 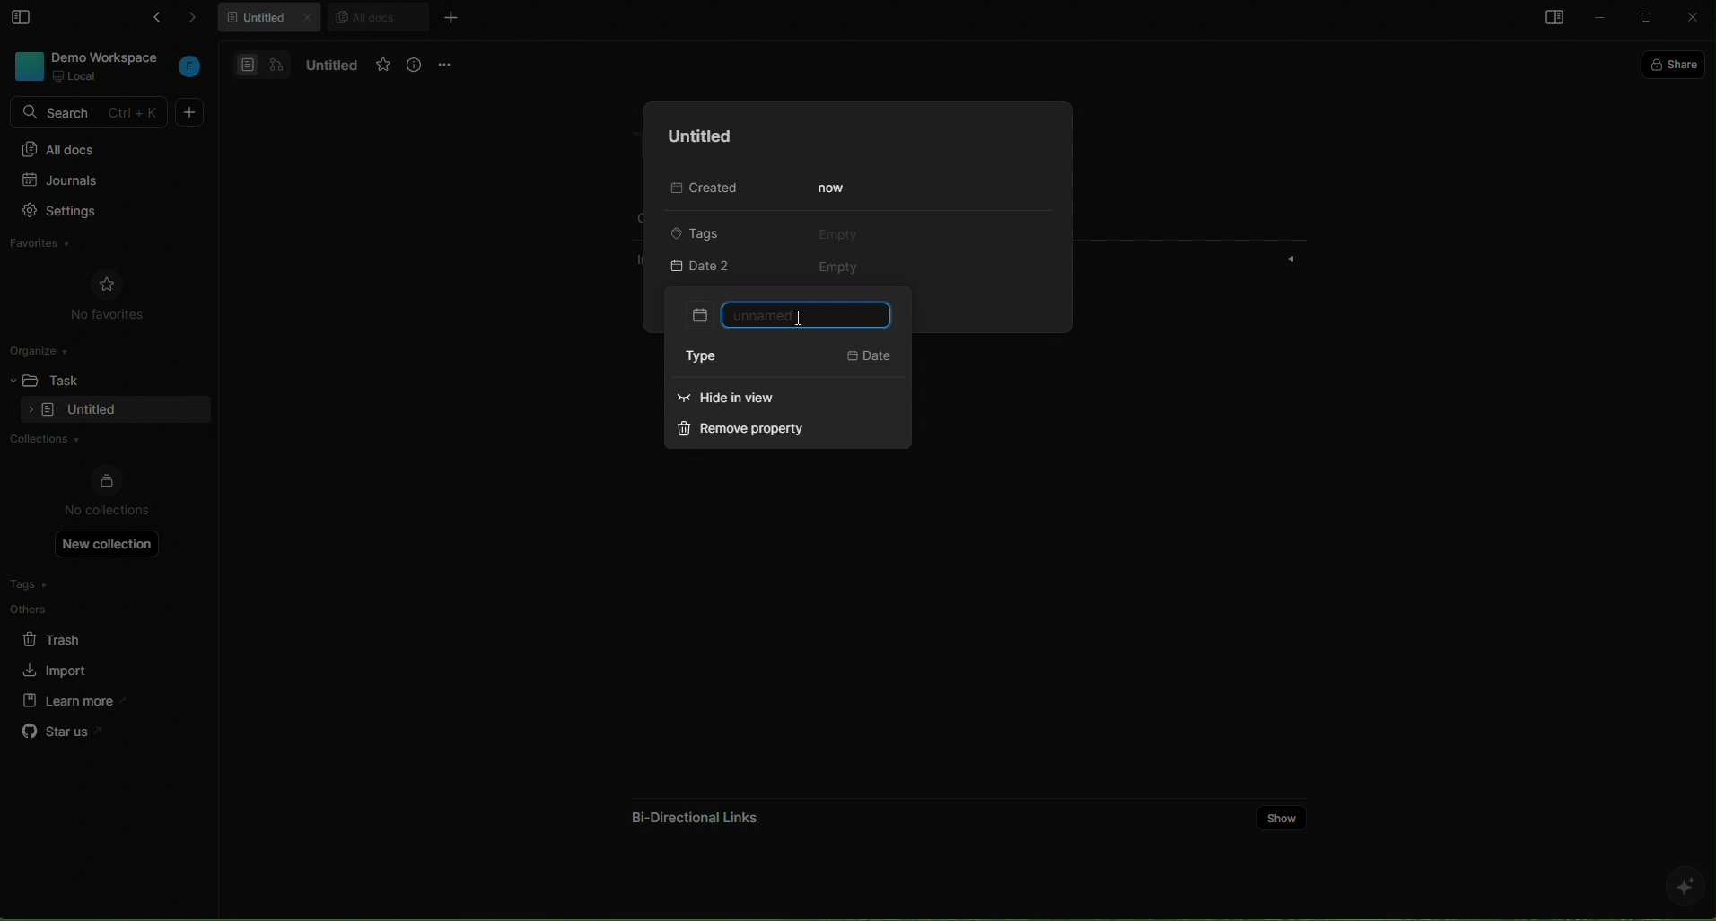 I want to click on empty, so click(x=837, y=233).